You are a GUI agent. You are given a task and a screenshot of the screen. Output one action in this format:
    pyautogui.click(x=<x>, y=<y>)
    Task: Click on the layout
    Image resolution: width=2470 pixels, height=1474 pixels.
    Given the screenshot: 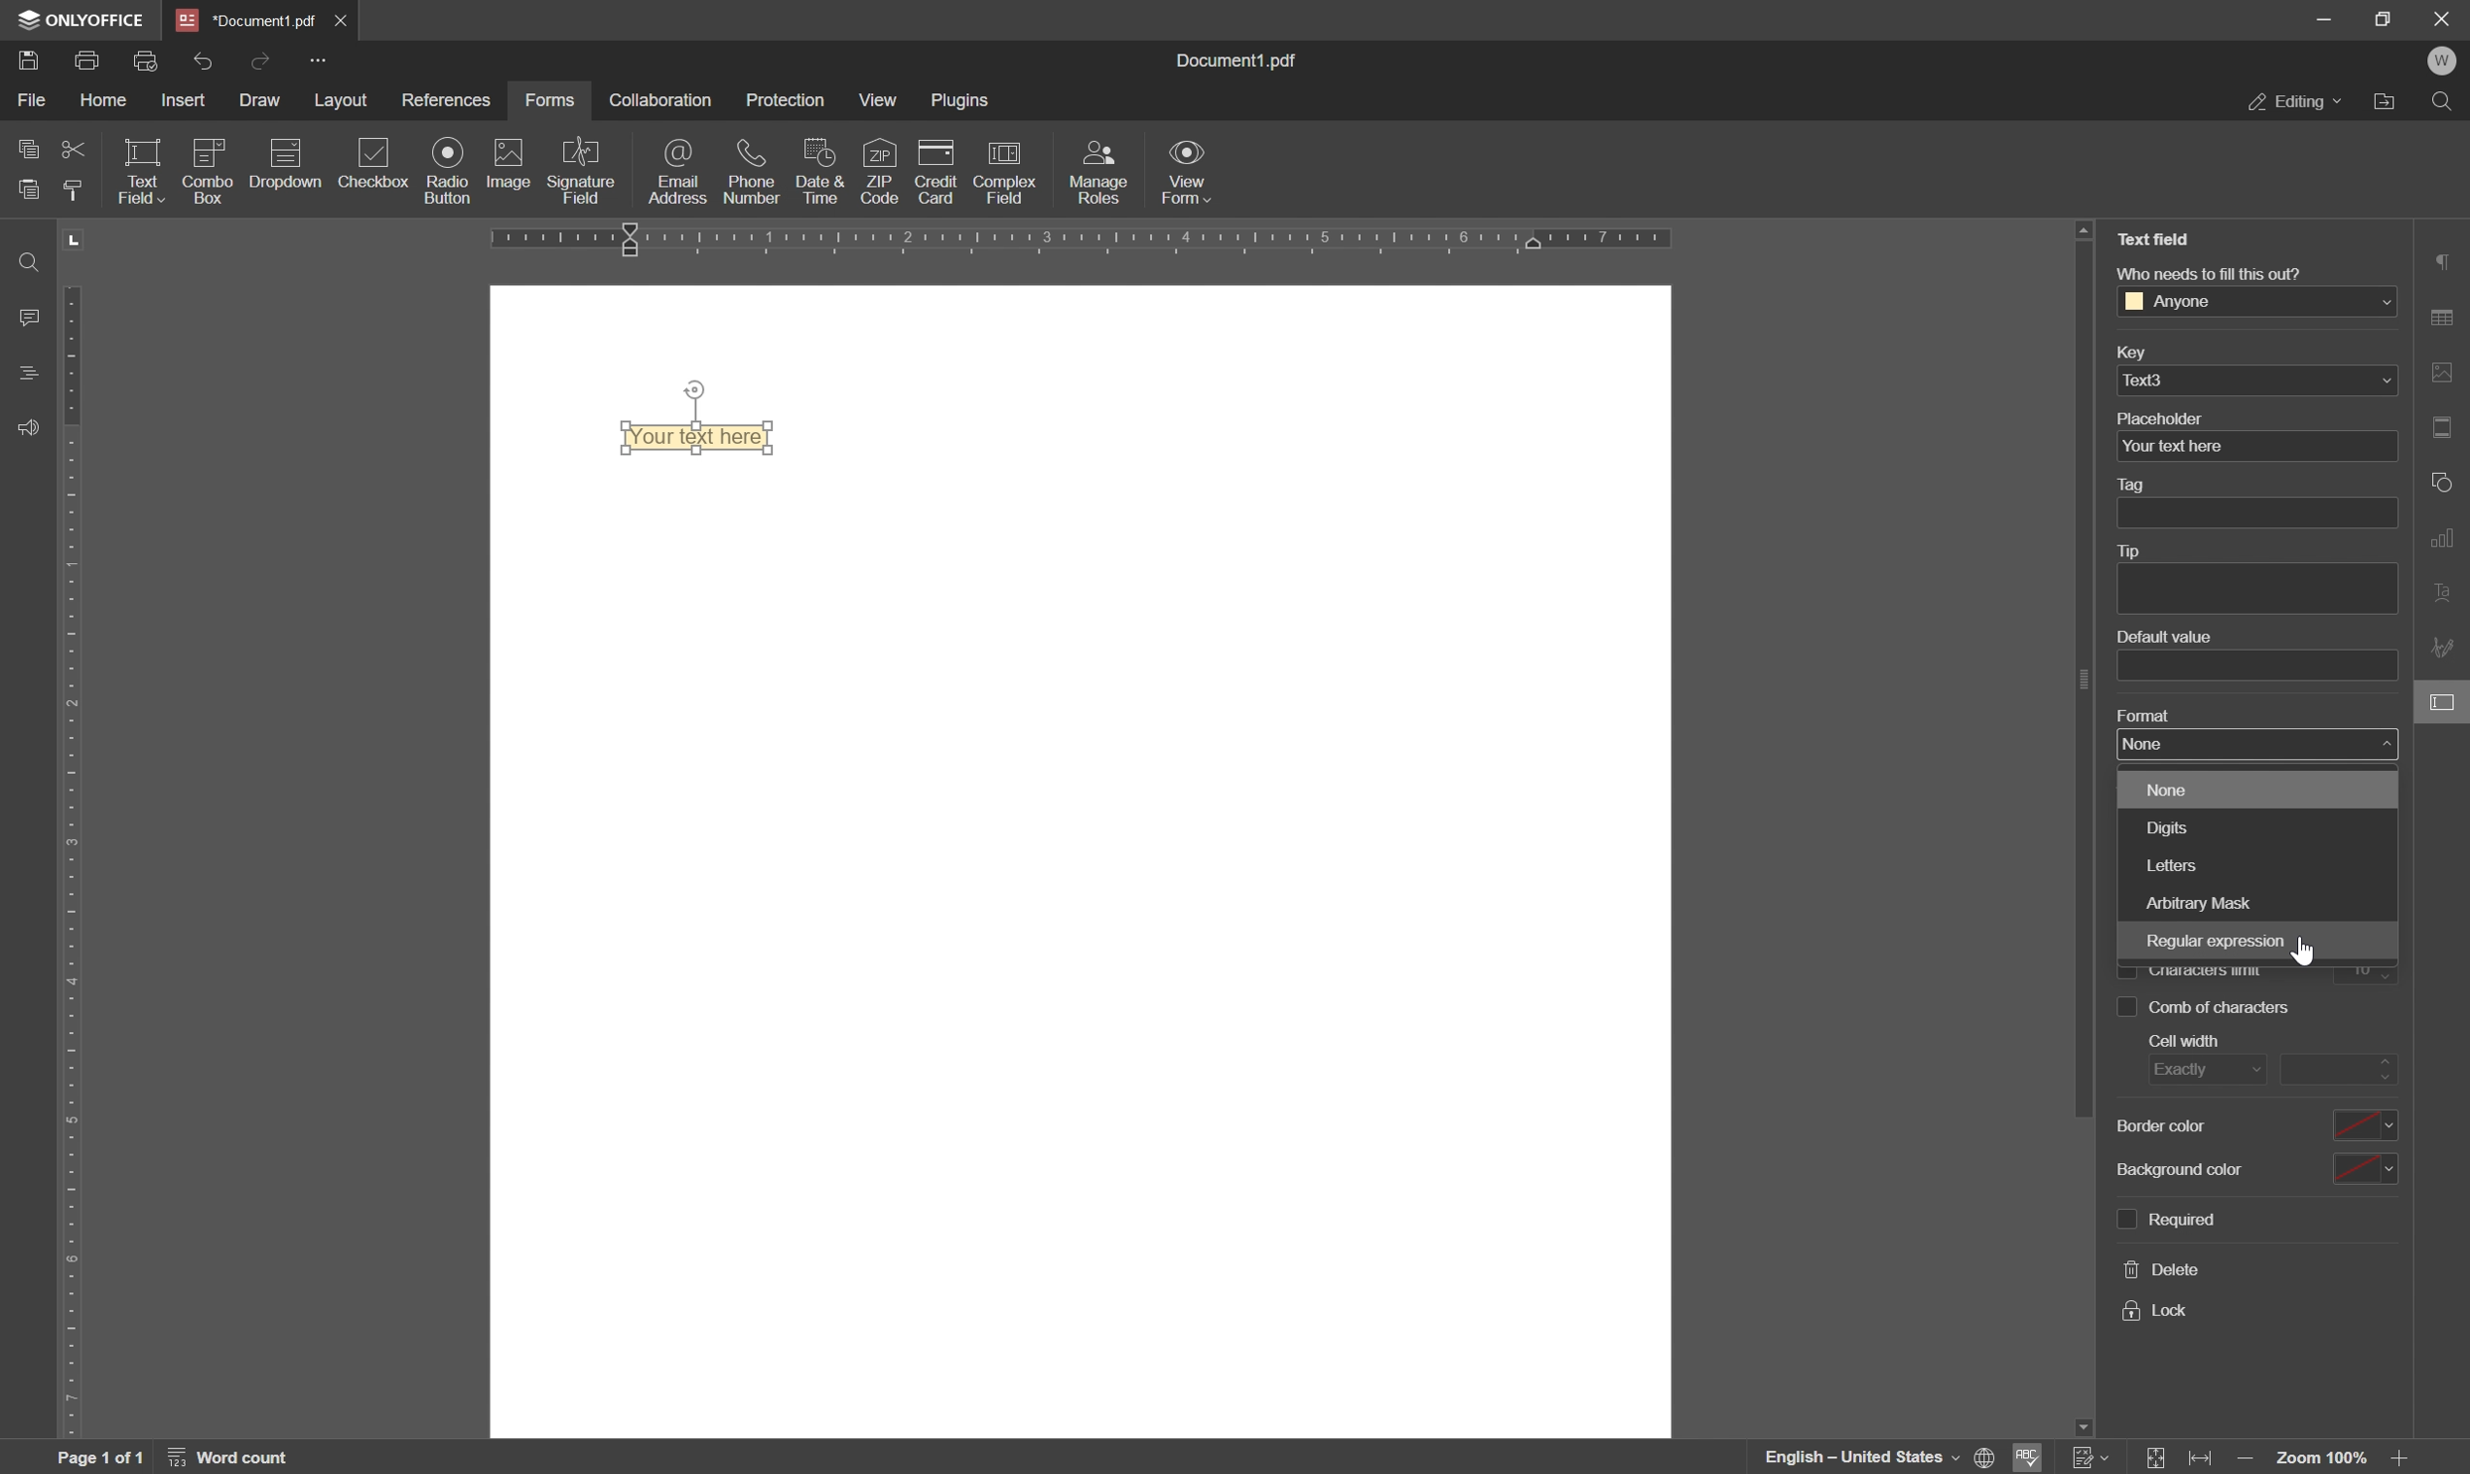 What is the action you would take?
    pyautogui.click(x=338, y=102)
    